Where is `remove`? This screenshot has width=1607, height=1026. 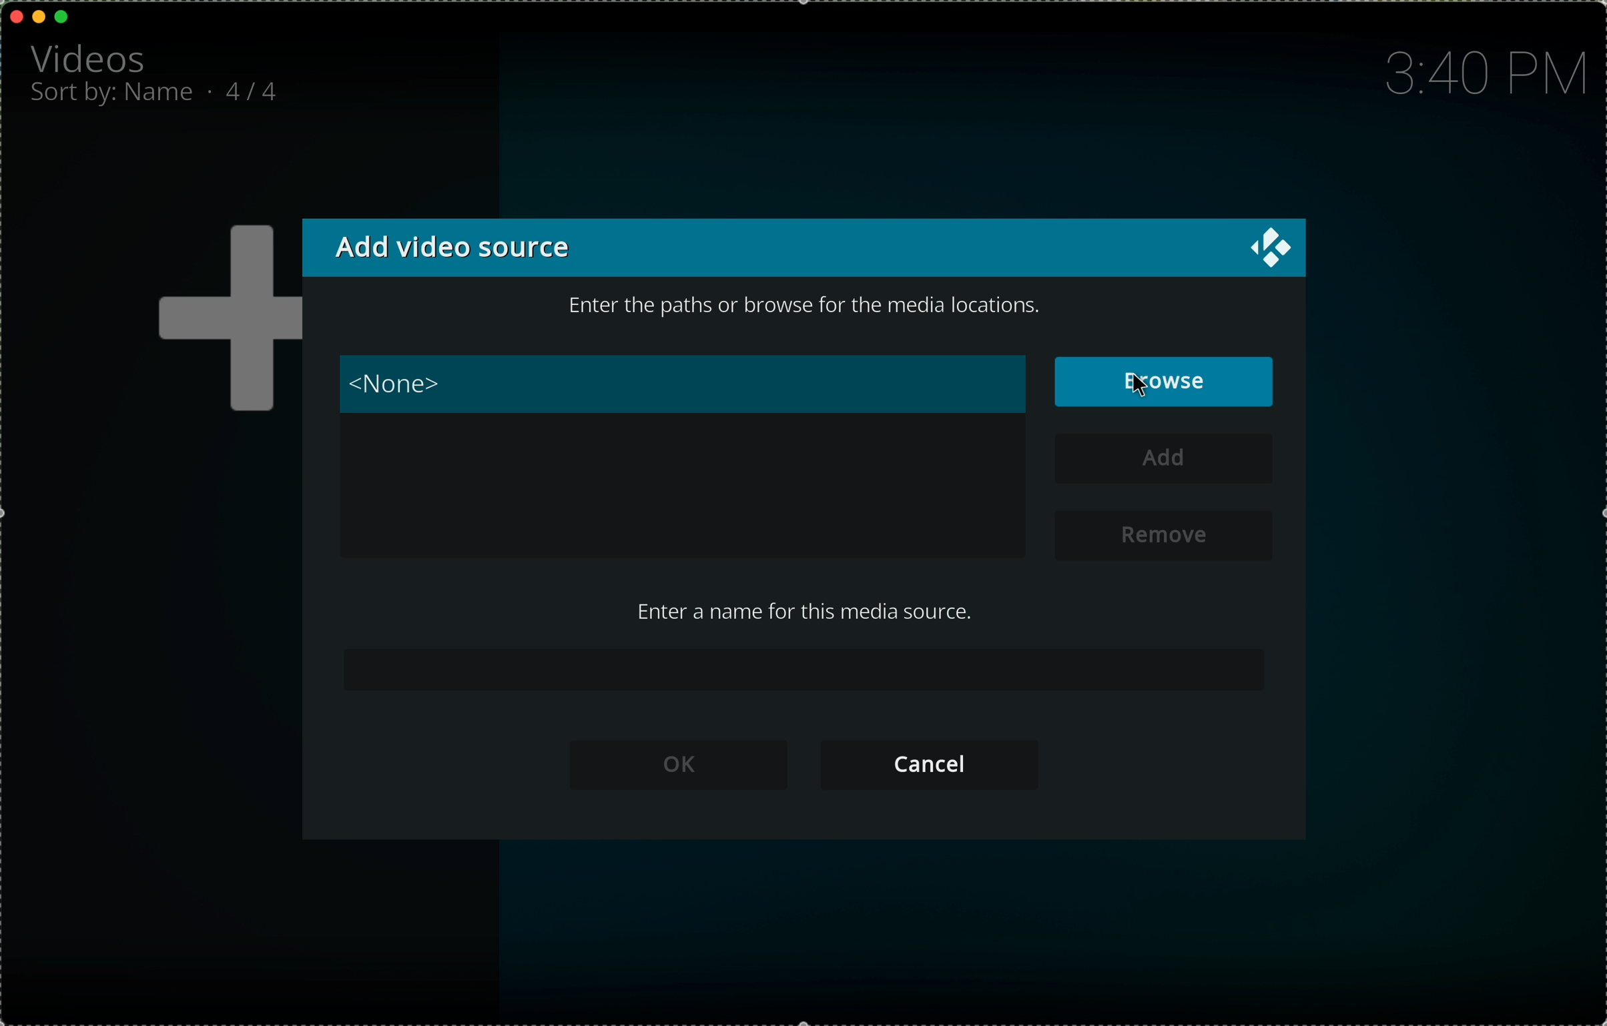
remove is located at coordinates (1166, 534).